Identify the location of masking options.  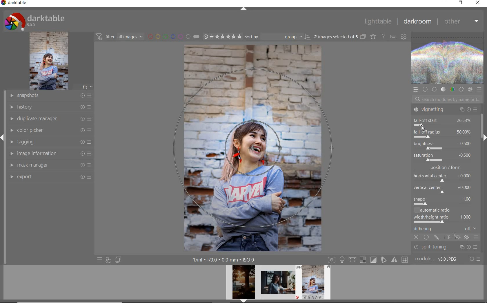
(451, 238).